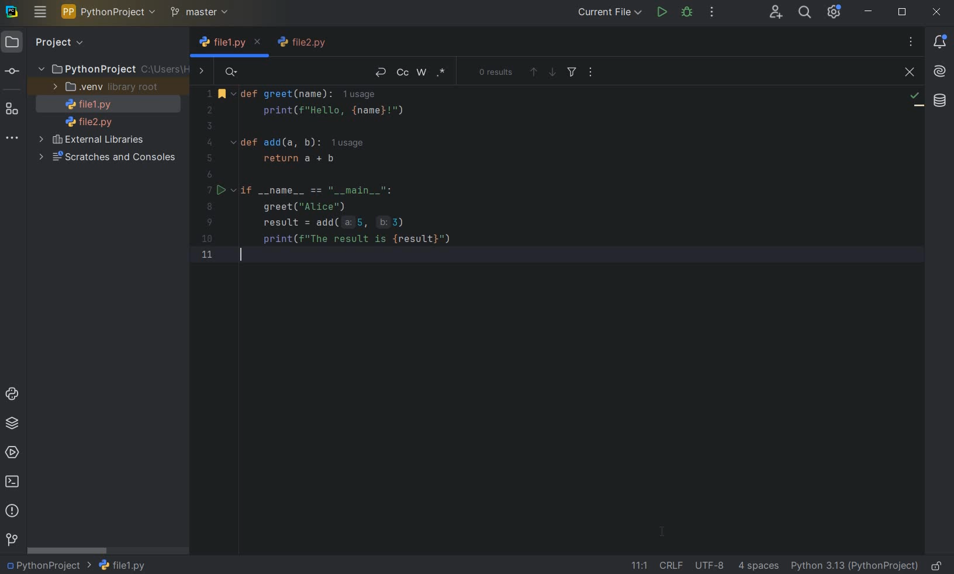 This screenshot has width=954, height=574. I want to click on .VENV, so click(106, 87).